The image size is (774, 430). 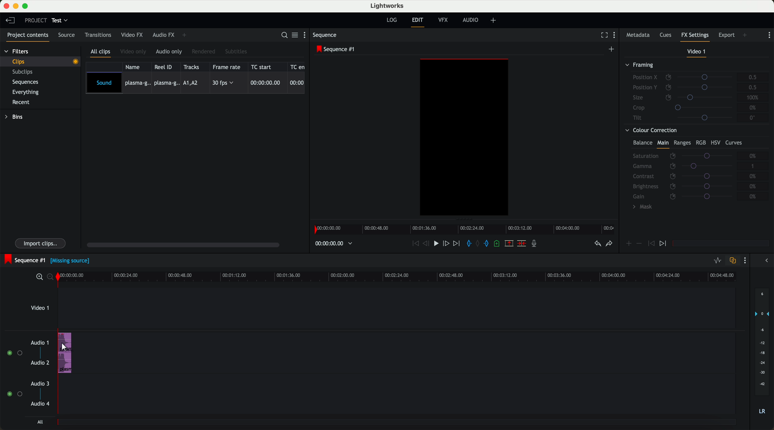 I want to click on toggle audio levels editing, so click(x=717, y=261).